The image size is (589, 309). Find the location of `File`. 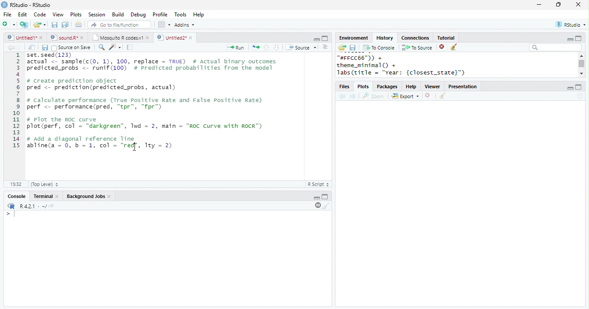

File is located at coordinates (7, 15).